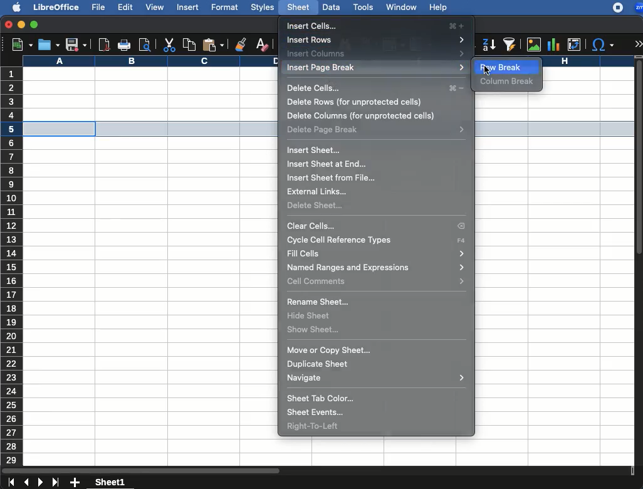 This screenshot has width=643, height=489. Describe the element at coordinates (140, 129) in the screenshot. I see `selected` at that location.